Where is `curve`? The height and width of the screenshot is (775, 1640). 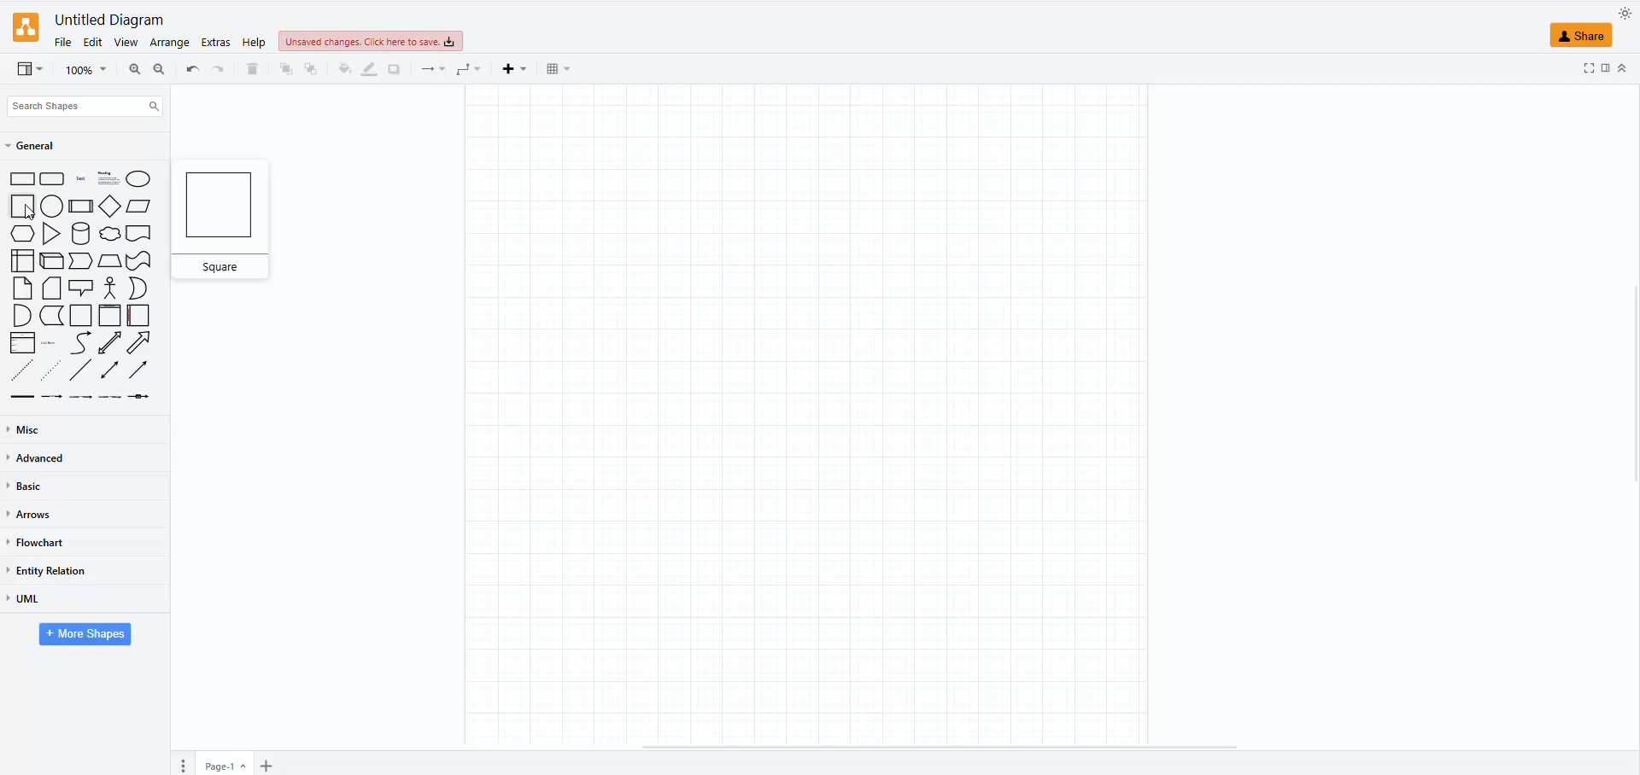 curve is located at coordinates (81, 342).